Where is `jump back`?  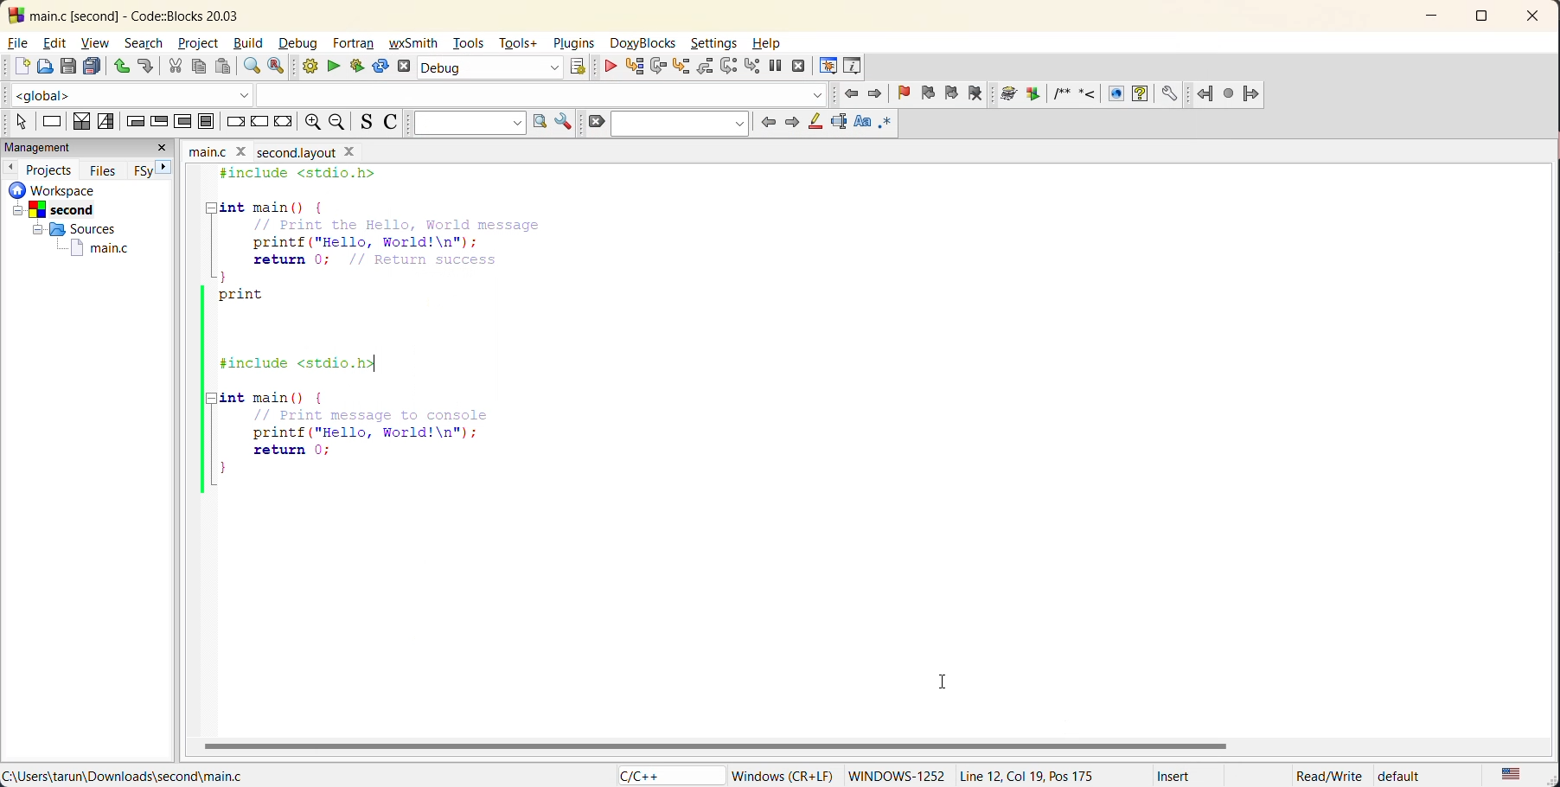 jump back is located at coordinates (851, 95).